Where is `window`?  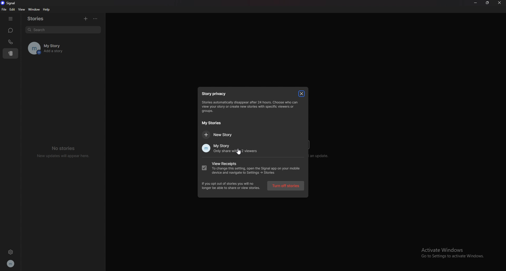
window is located at coordinates (33, 9).